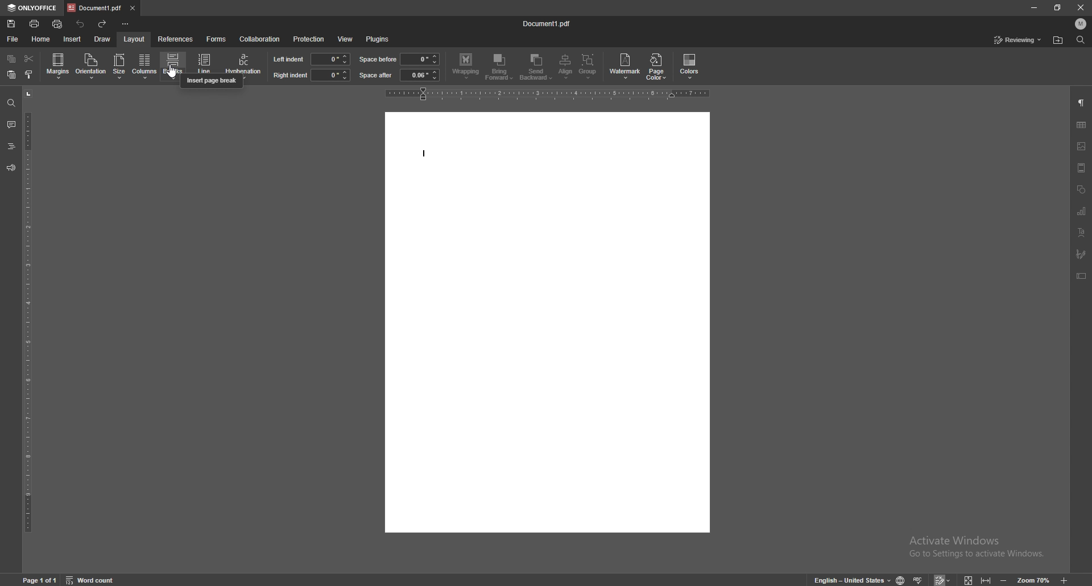 The image size is (1092, 586). What do you see at coordinates (104, 39) in the screenshot?
I see `draw` at bounding box center [104, 39].